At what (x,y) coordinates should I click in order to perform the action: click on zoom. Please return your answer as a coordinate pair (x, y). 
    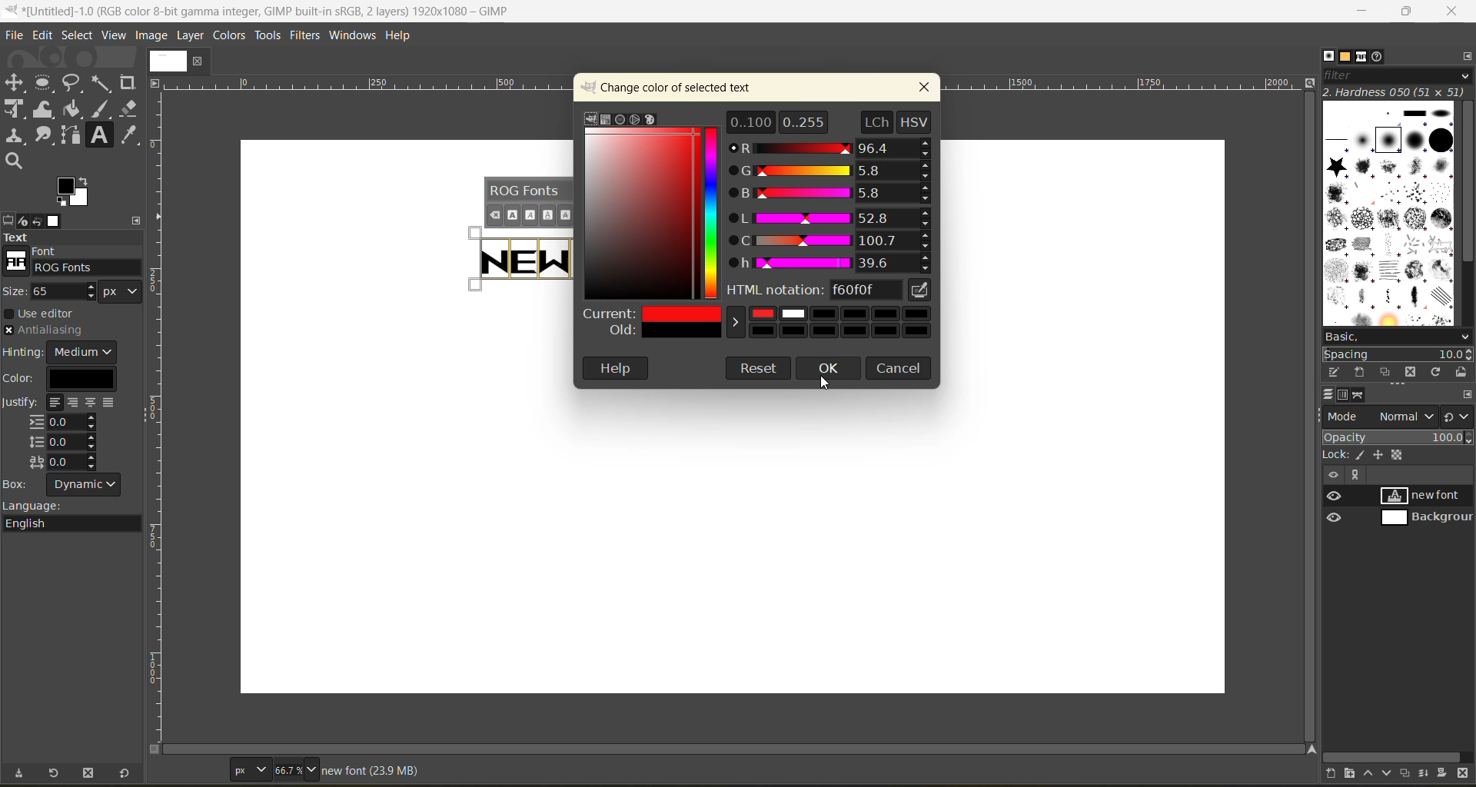
    Looking at the image, I should click on (298, 769).